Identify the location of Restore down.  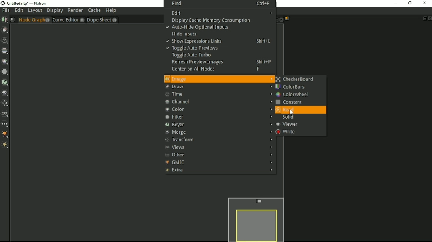
(409, 3).